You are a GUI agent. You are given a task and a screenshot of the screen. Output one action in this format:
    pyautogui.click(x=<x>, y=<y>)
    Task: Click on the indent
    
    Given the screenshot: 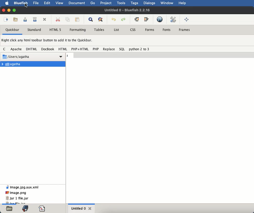 What is the action you would take?
    pyautogui.click(x=147, y=19)
    